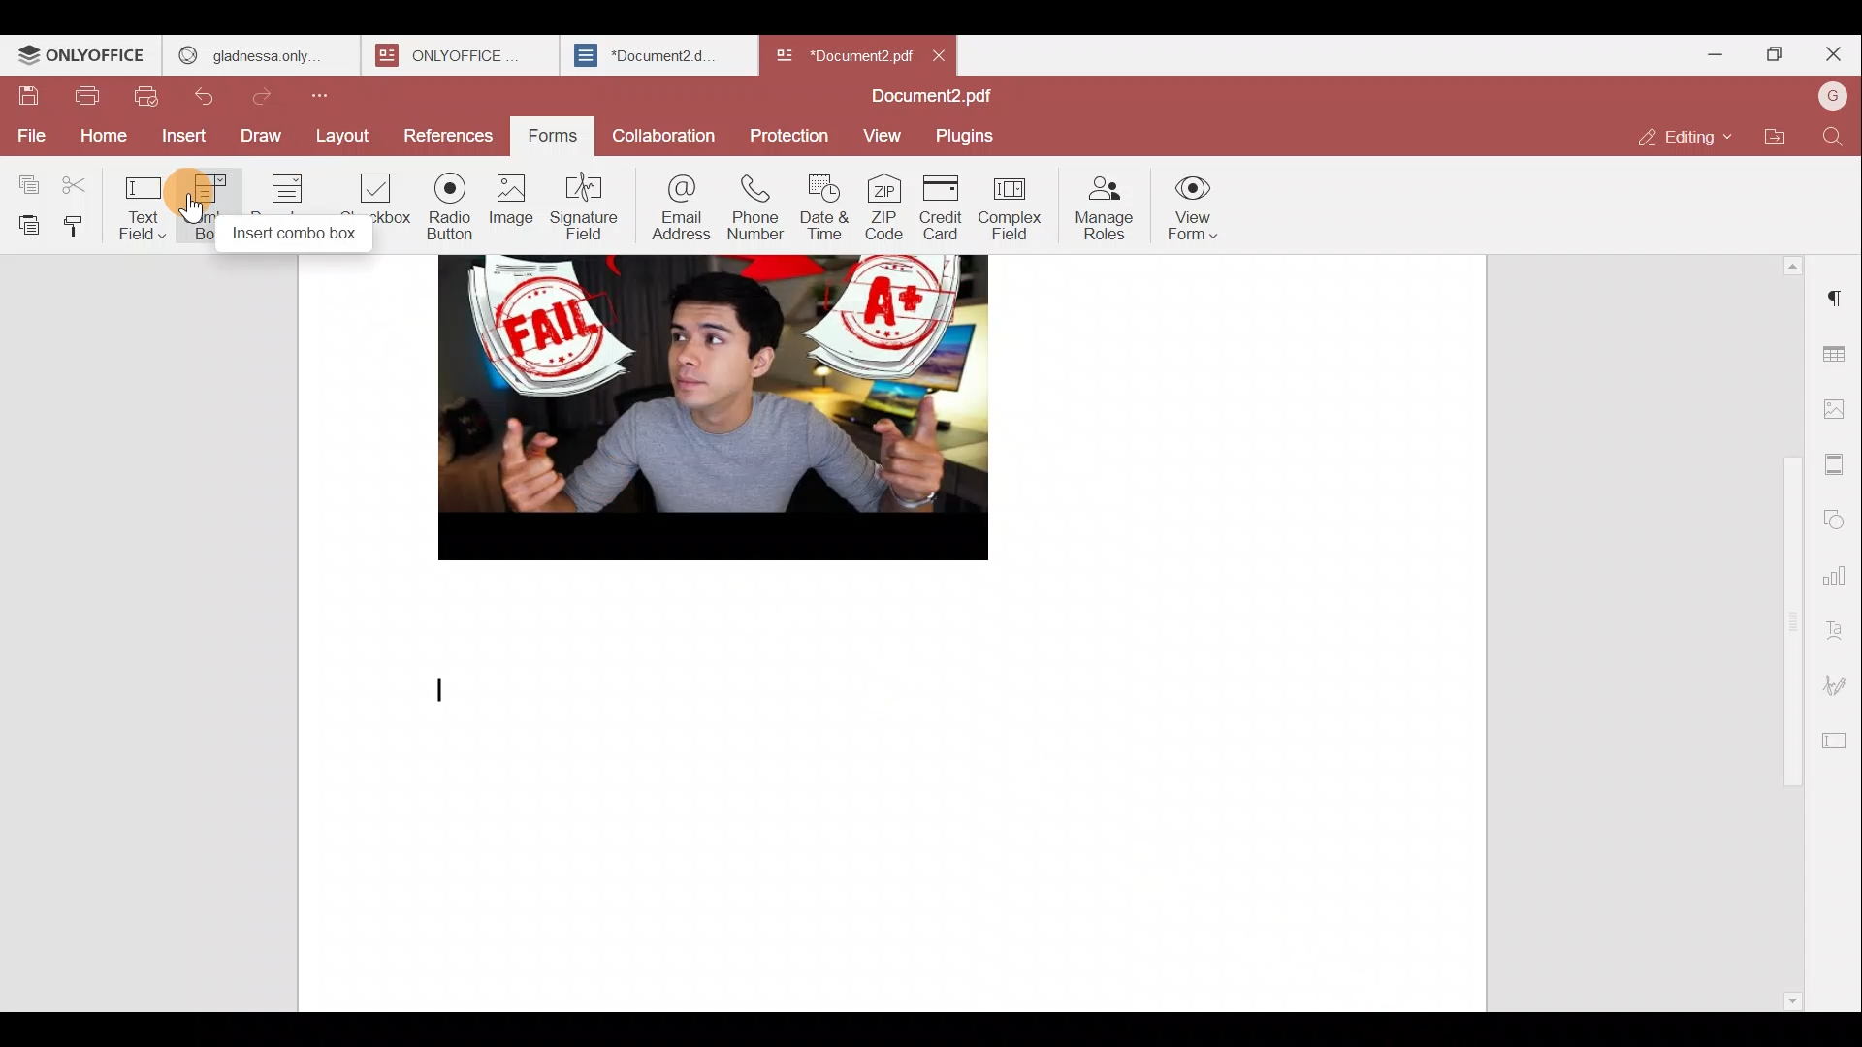 This screenshot has width=1862, height=1047. Describe the element at coordinates (825, 210) in the screenshot. I see `Date & time` at that location.